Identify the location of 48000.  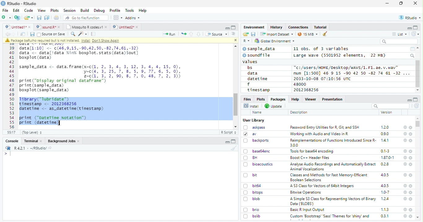
(299, 84).